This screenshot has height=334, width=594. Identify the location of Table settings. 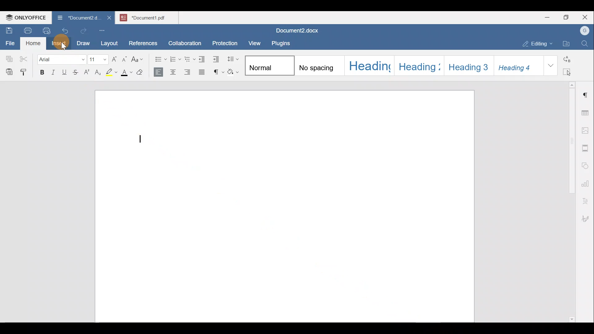
(586, 112).